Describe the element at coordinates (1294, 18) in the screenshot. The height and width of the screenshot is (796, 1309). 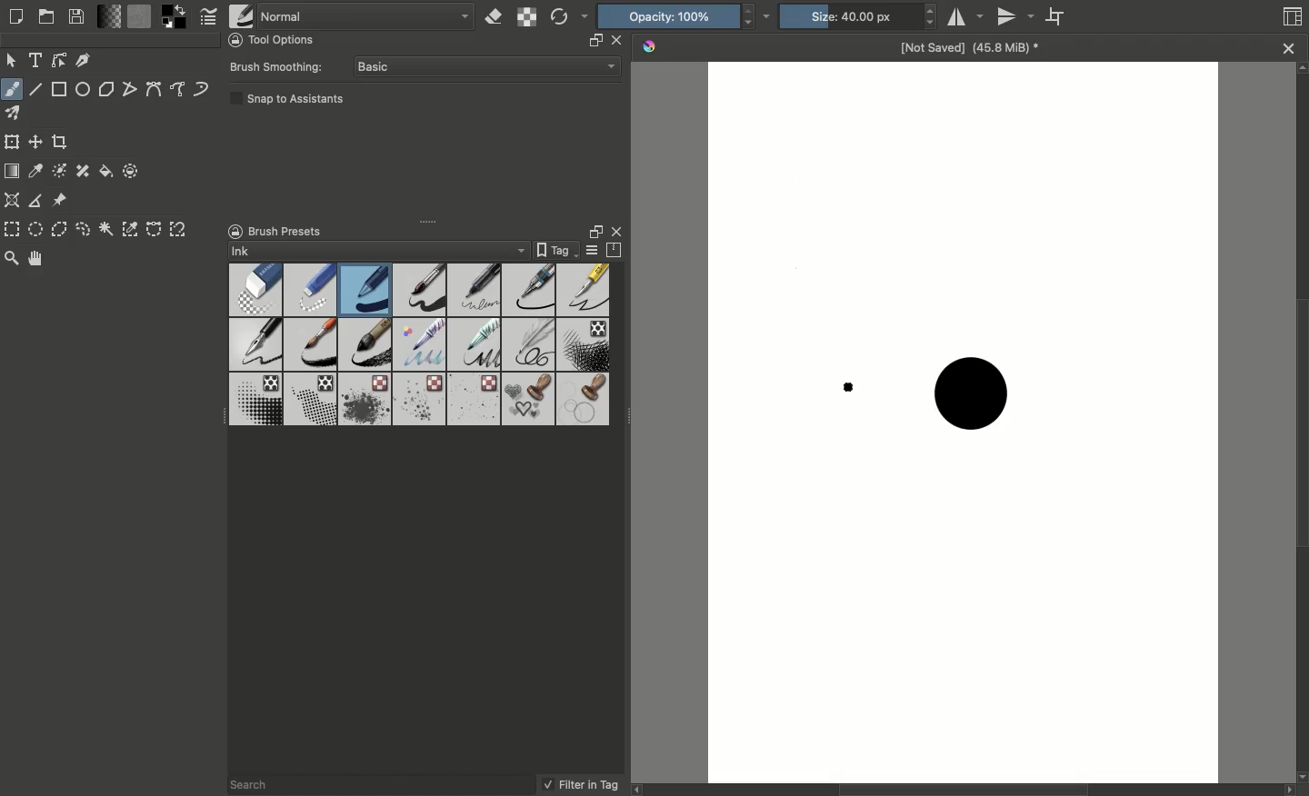
I see `Thumbnail` at that location.